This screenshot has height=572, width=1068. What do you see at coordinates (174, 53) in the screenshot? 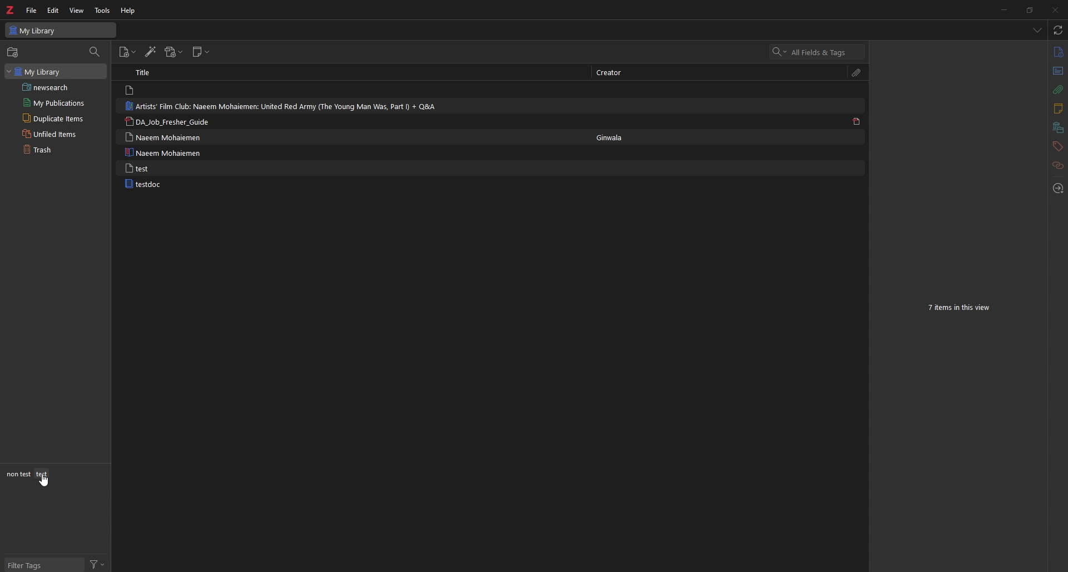
I see `add attachment` at bounding box center [174, 53].